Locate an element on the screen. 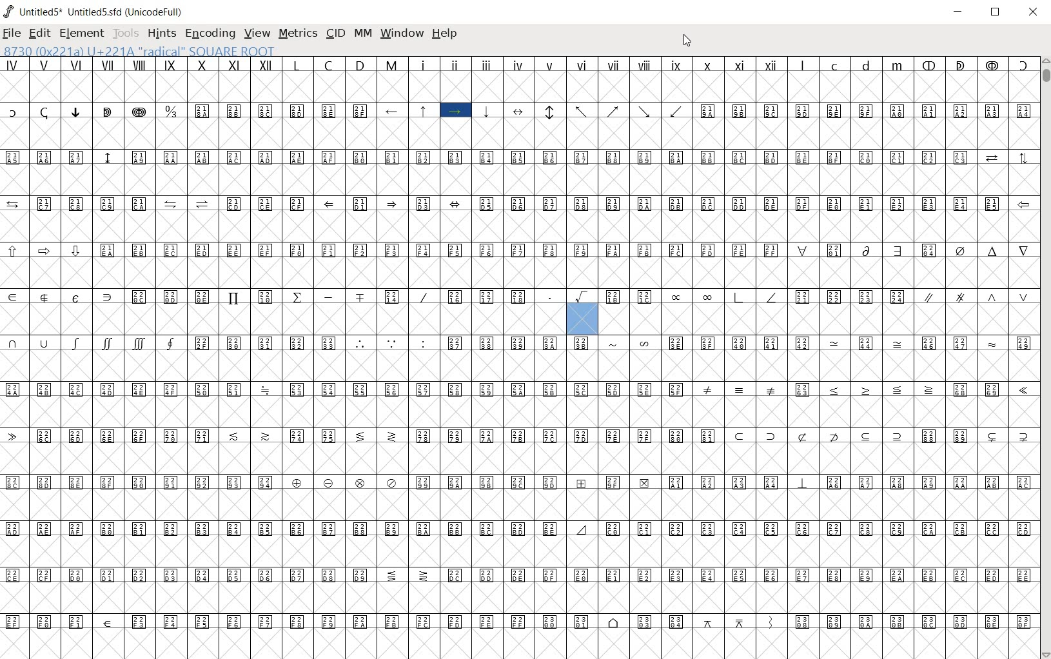 The image size is (1051, 659). GLYPHS is located at coordinates (268, 360).